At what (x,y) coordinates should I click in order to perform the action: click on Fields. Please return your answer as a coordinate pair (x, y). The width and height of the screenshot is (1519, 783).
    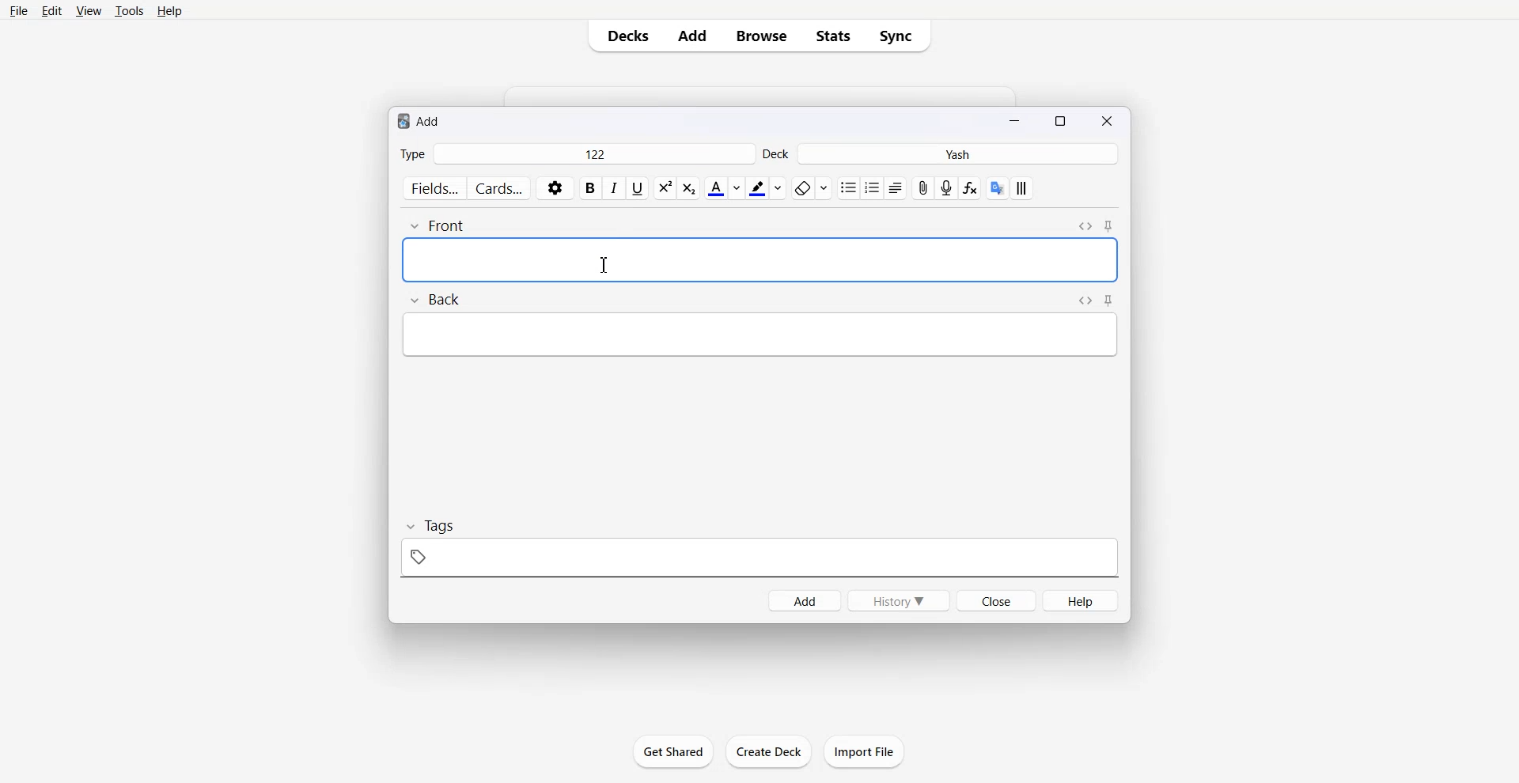
    Looking at the image, I should click on (433, 188).